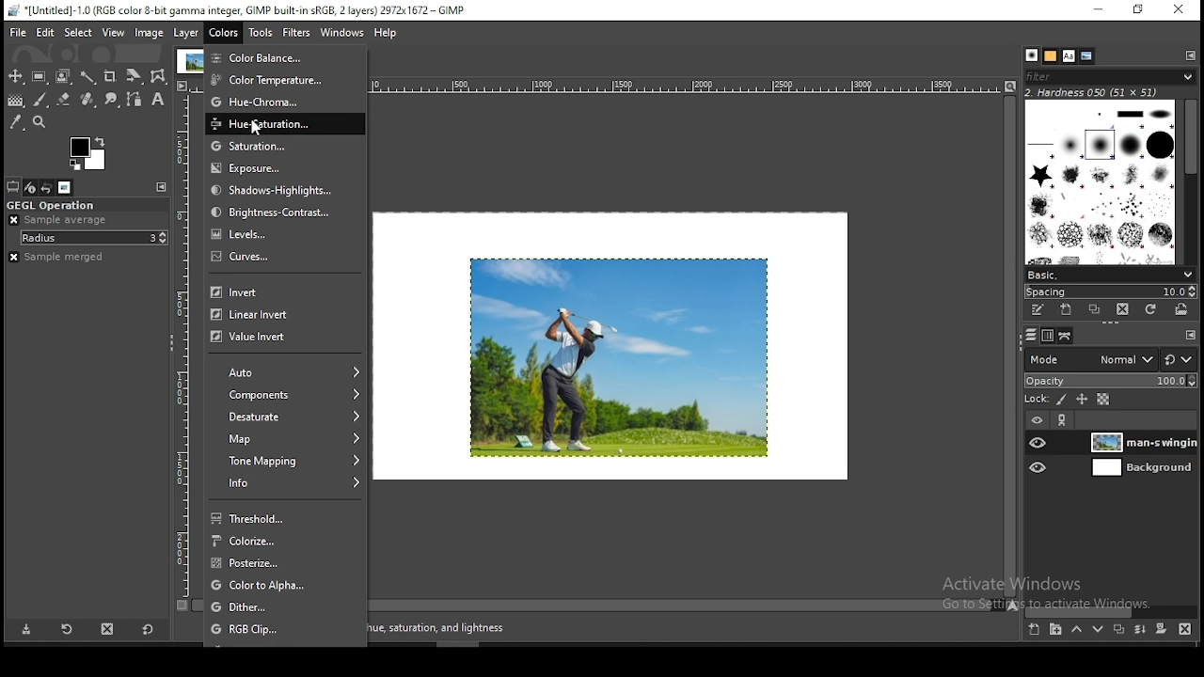 The width and height of the screenshot is (1204, 677). Describe the element at coordinates (1078, 630) in the screenshot. I see `move layer on step up` at that location.